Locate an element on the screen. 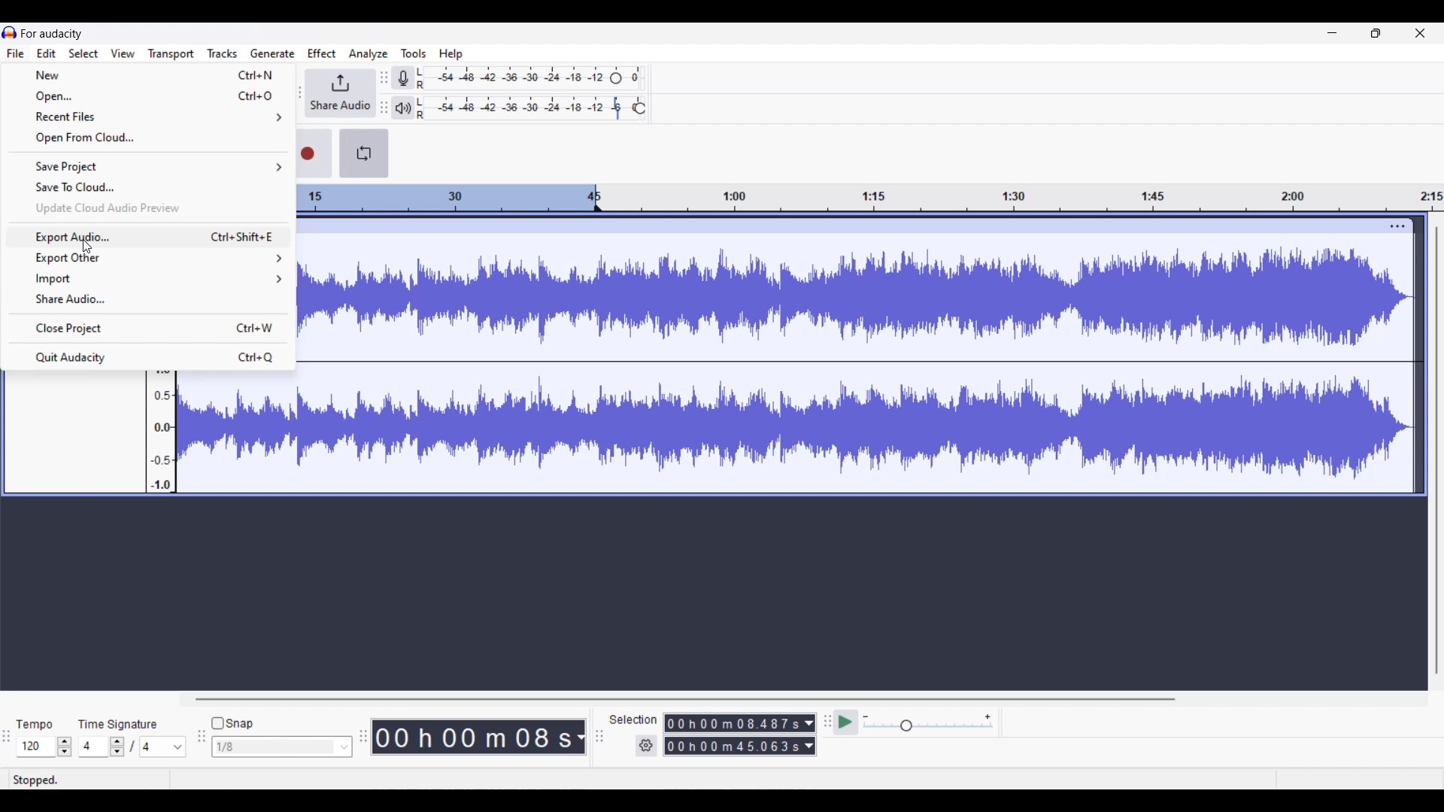  Share audio is located at coordinates (340, 93).